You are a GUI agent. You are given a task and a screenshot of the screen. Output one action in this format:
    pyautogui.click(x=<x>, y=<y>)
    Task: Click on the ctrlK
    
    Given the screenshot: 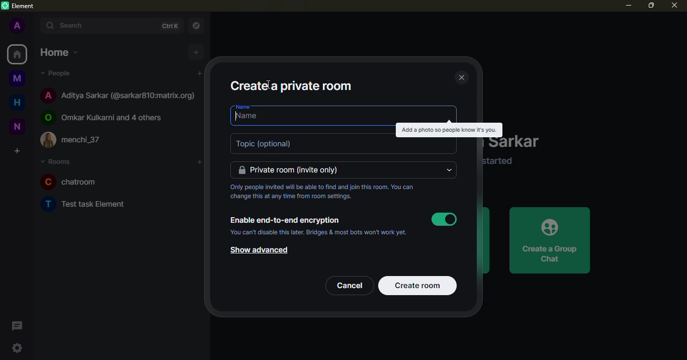 What is the action you would take?
    pyautogui.click(x=169, y=26)
    